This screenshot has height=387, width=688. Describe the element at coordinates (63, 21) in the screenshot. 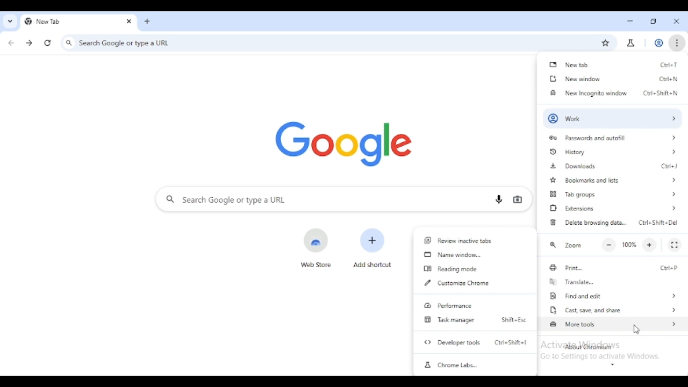

I see `new tab` at that location.